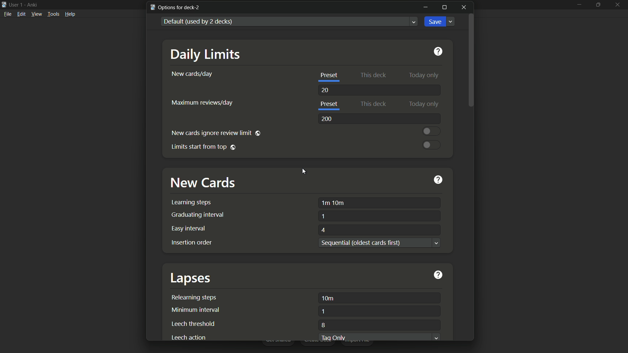 This screenshot has height=353, width=628. What do you see at coordinates (193, 74) in the screenshot?
I see `new cards per day` at bounding box center [193, 74].